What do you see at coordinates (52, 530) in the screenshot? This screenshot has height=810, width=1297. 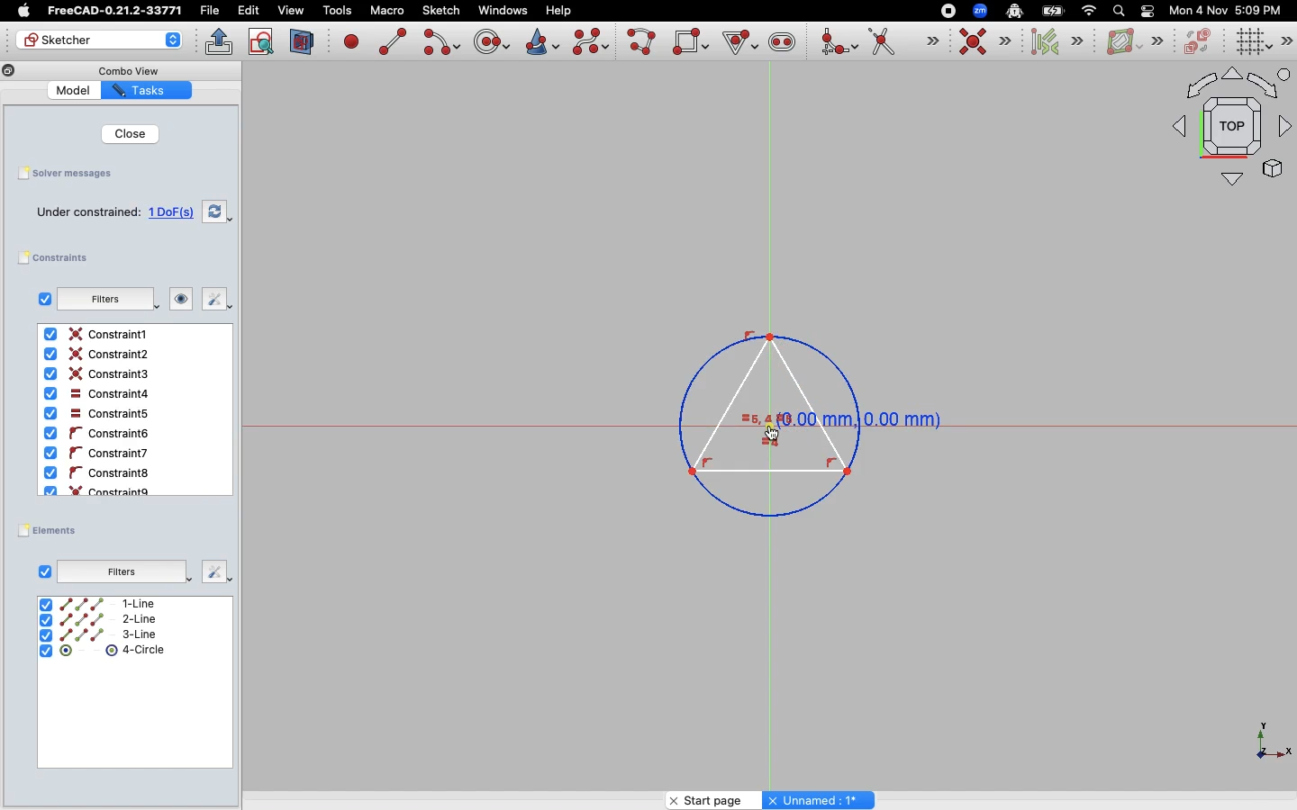 I see `Elements` at bounding box center [52, 530].